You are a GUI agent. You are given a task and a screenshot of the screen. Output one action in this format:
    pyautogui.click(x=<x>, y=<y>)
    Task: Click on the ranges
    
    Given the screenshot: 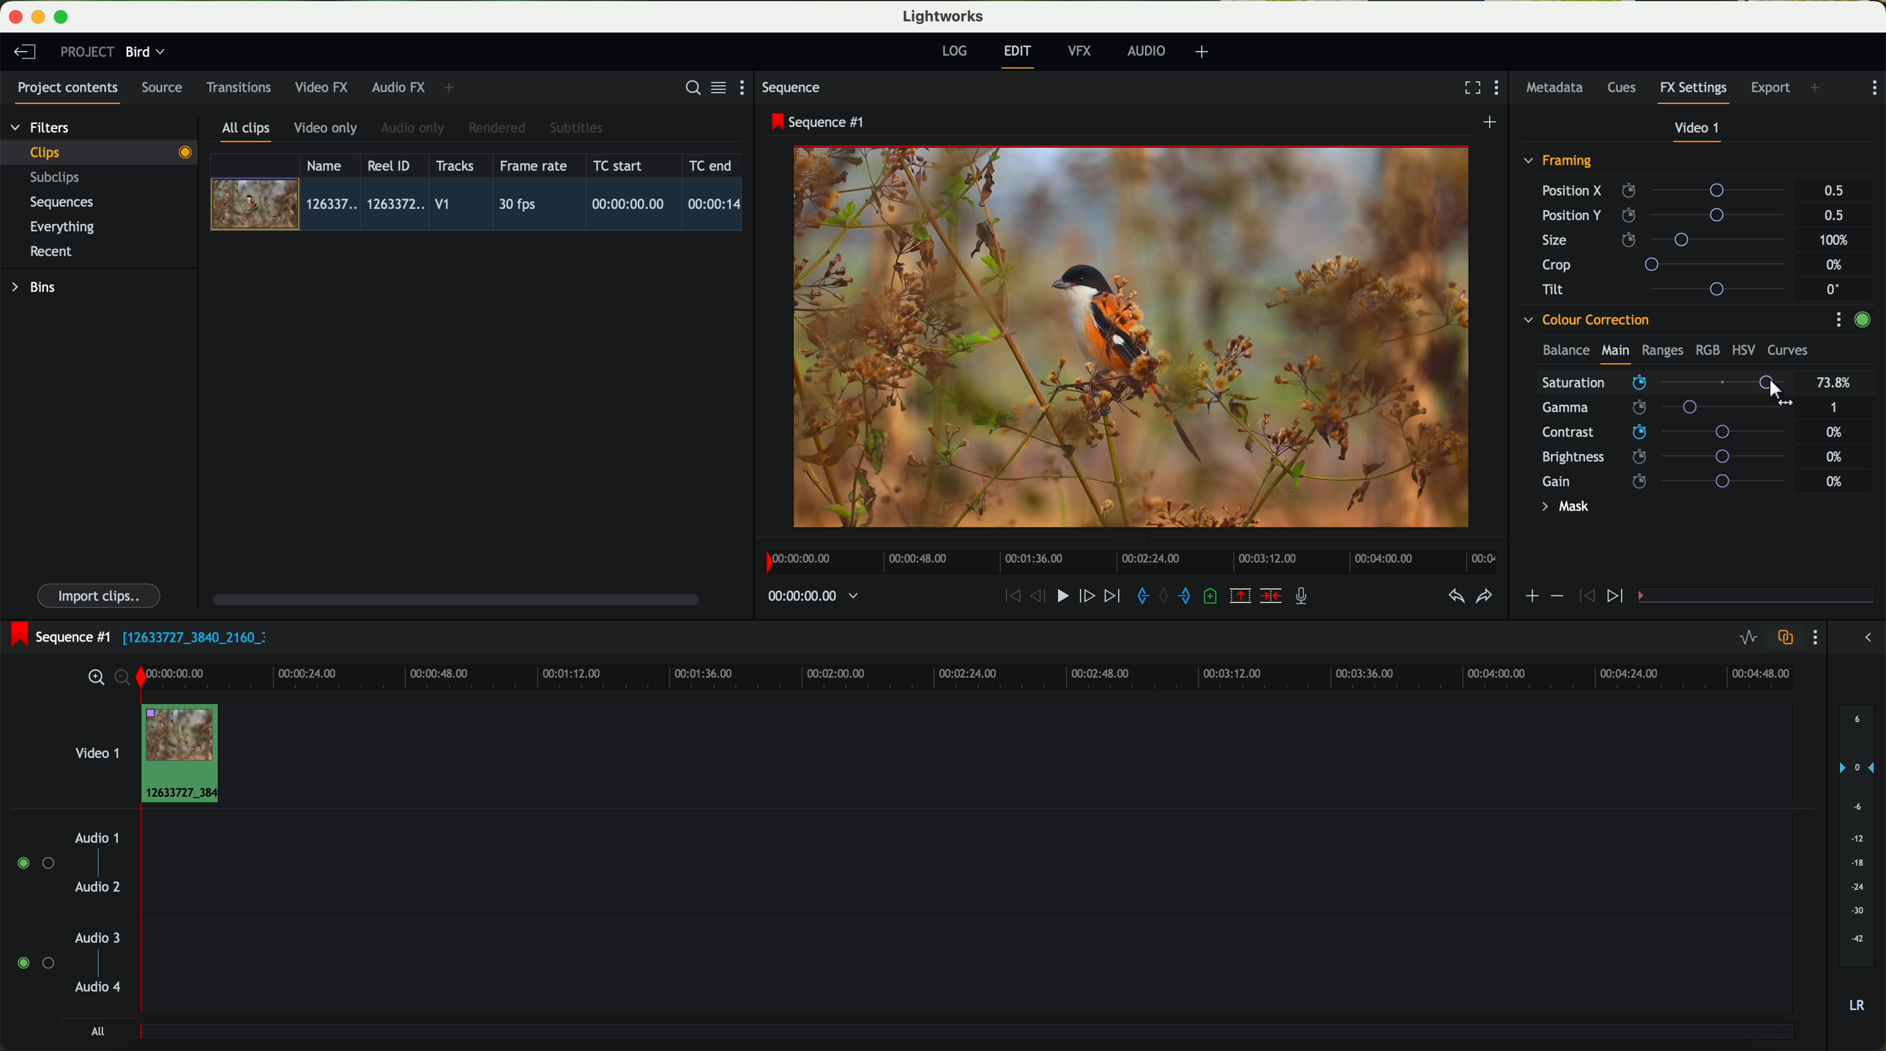 What is the action you would take?
    pyautogui.click(x=1662, y=349)
    